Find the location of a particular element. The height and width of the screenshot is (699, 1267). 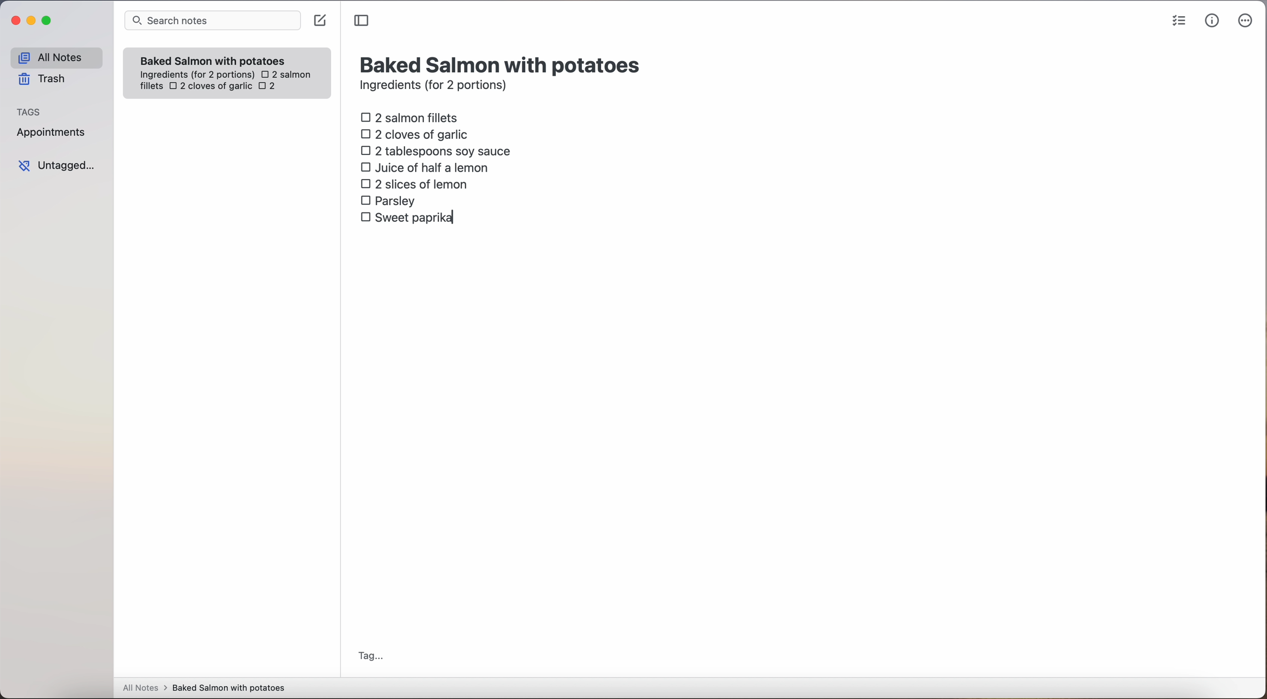

2 cloves of garlic is located at coordinates (211, 87).